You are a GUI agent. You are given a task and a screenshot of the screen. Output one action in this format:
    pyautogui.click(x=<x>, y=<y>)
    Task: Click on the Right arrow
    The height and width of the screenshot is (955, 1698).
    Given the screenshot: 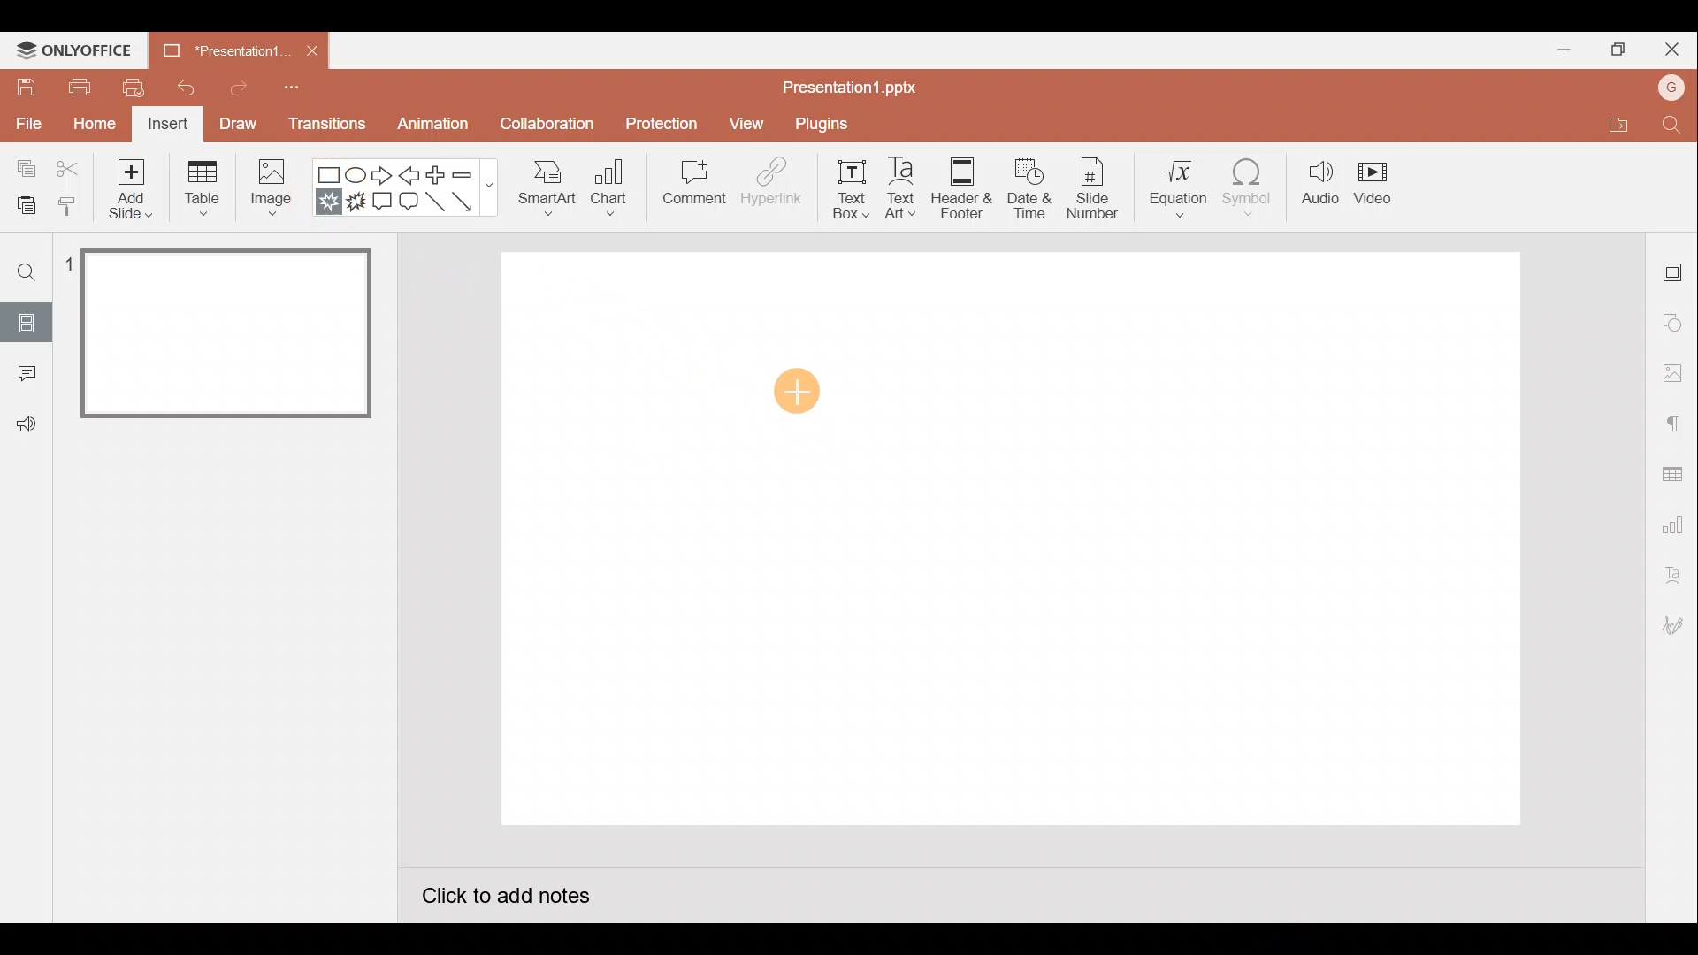 What is the action you would take?
    pyautogui.click(x=380, y=178)
    